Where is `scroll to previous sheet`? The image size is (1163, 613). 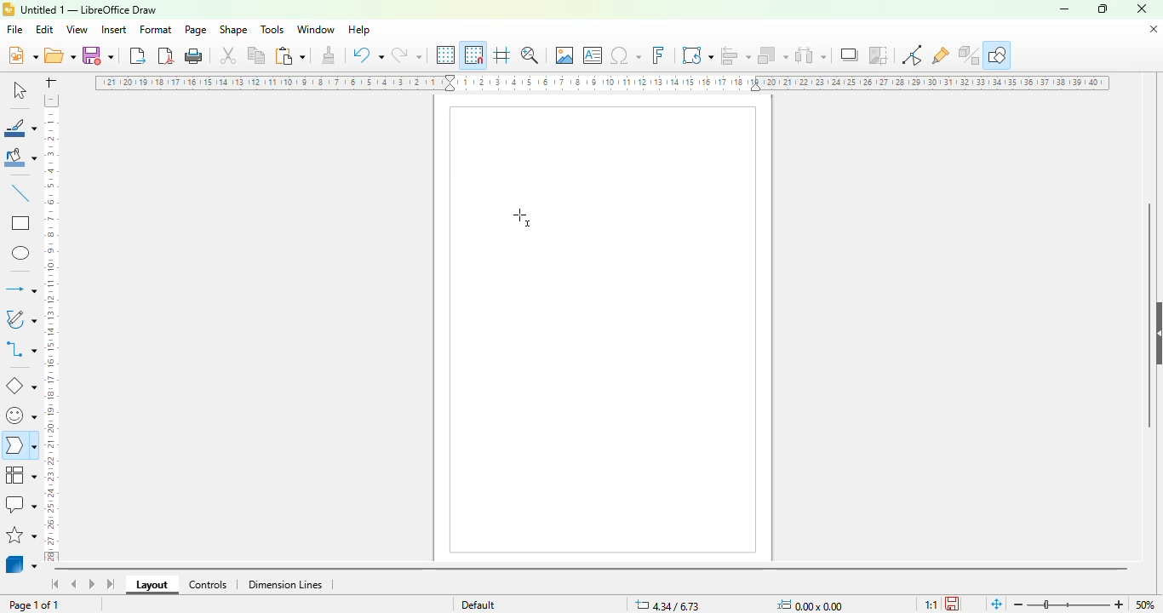
scroll to previous sheet is located at coordinates (74, 583).